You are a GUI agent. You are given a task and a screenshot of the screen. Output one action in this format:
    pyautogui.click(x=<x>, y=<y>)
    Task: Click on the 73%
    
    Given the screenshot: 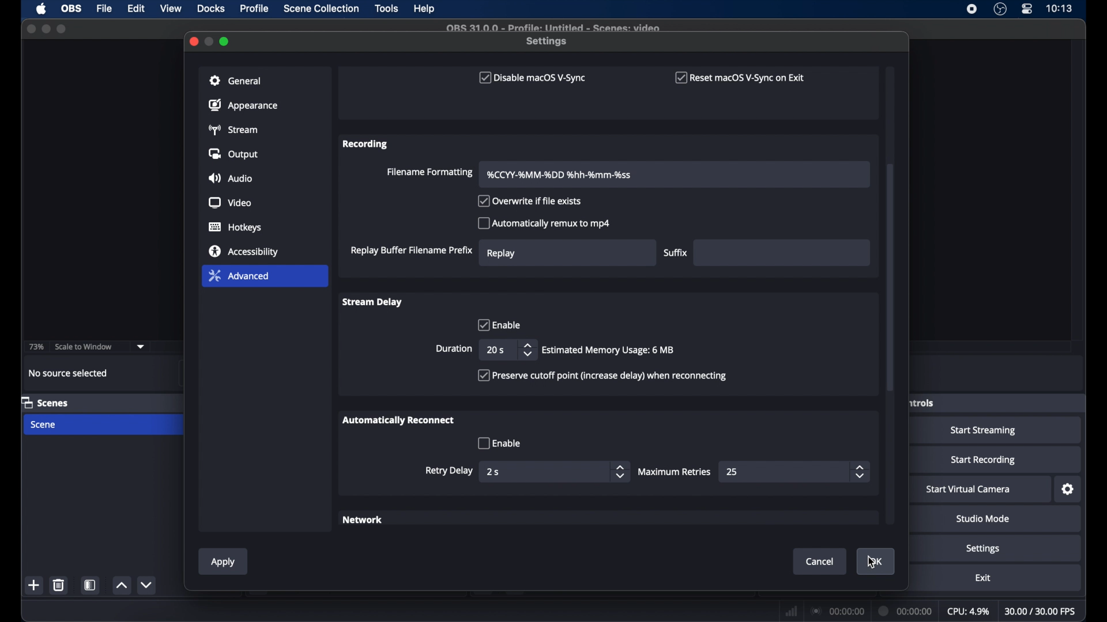 What is the action you would take?
    pyautogui.click(x=37, y=347)
    